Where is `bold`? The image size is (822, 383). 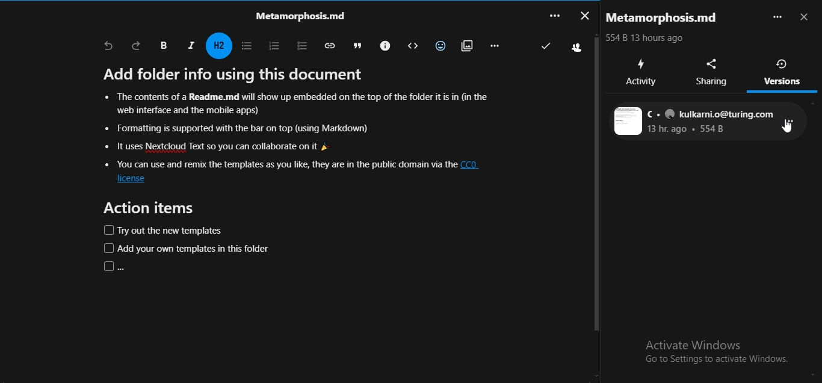
bold is located at coordinates (163, 46).